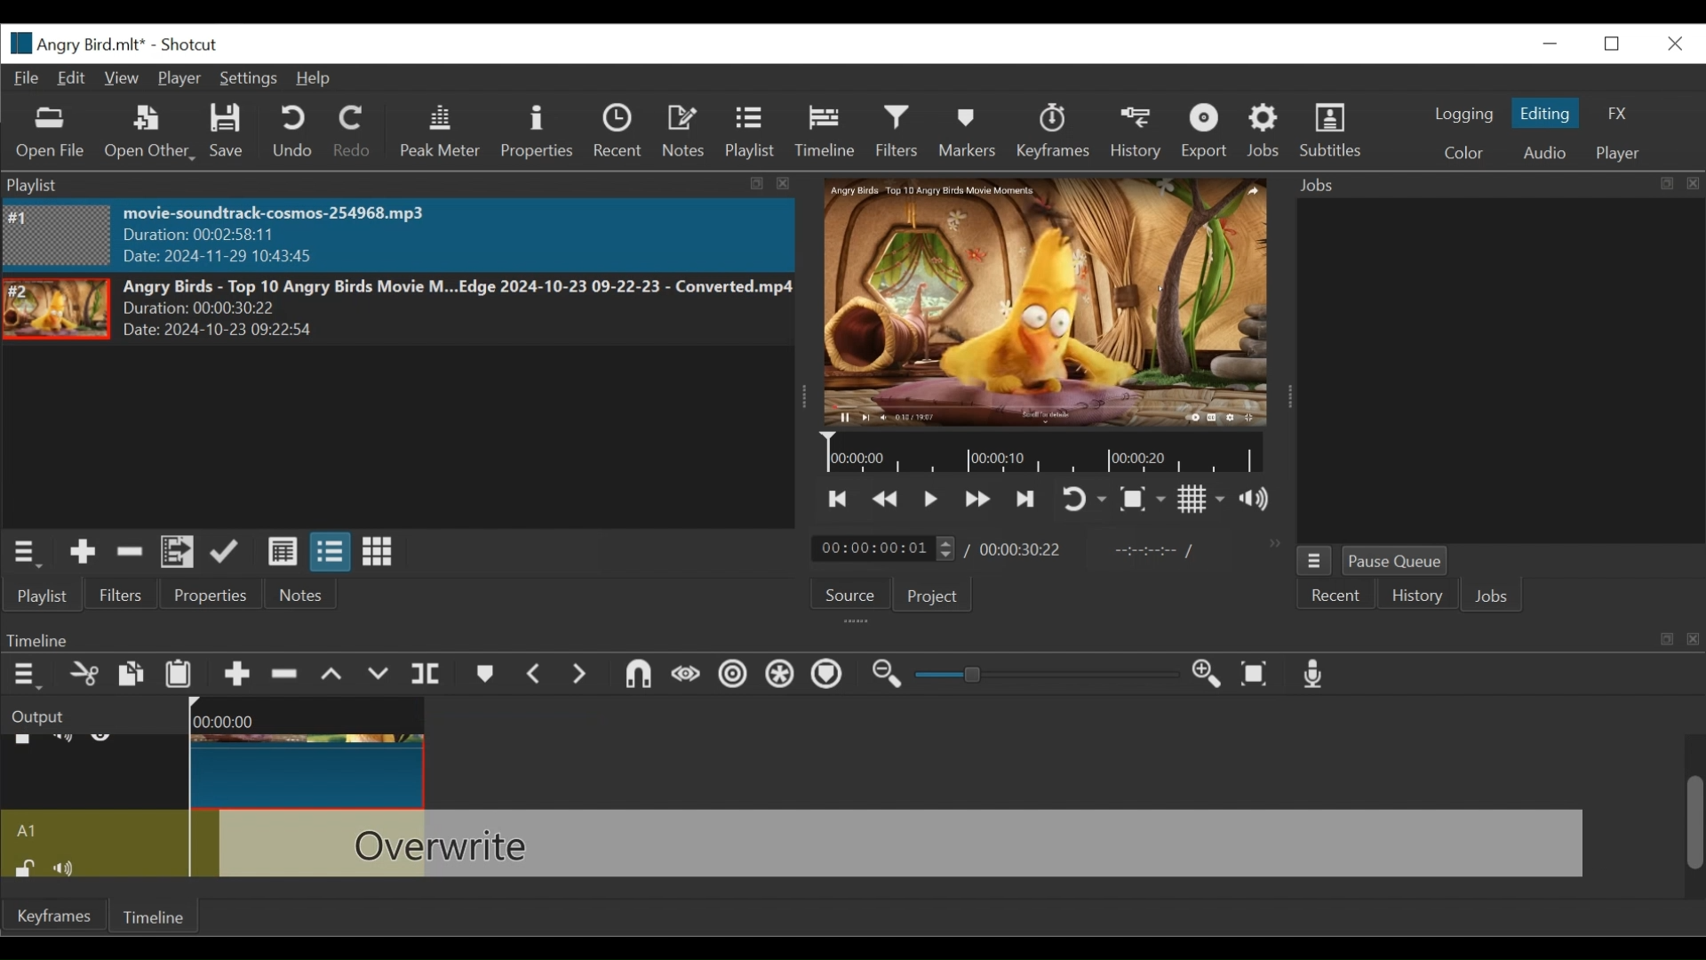 This screenshot has width=1706, height=960. Describe the element at coordinates (1495, 596) in the screenshot. I see `Jobs` at that location.